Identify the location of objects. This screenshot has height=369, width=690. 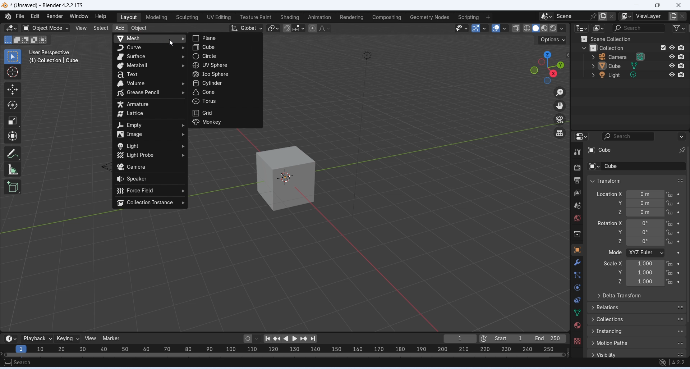
(577, 250).